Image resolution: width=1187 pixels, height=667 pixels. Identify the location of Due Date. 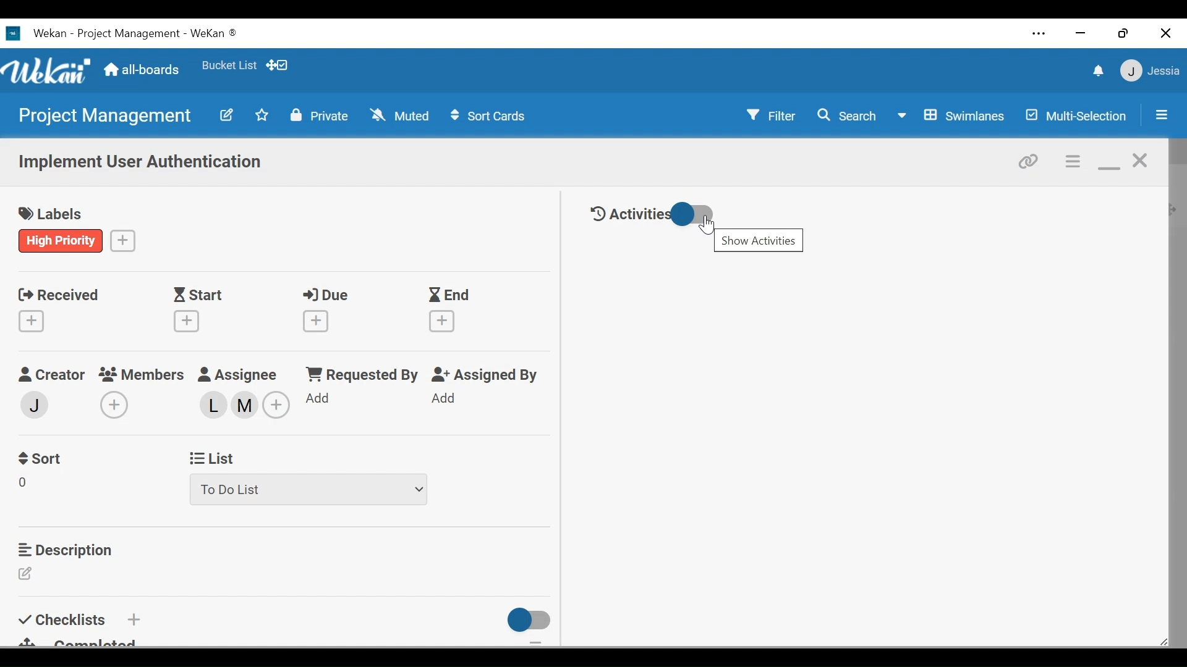
(331, 296).